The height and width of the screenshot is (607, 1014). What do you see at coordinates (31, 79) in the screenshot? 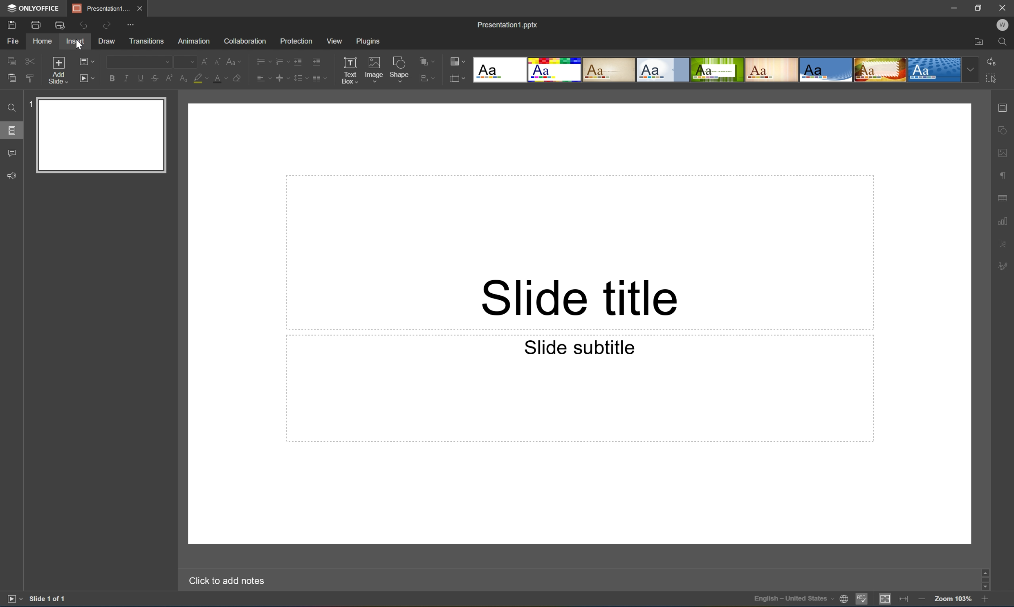
I see `Copy style` at bounding box center [31, 79].